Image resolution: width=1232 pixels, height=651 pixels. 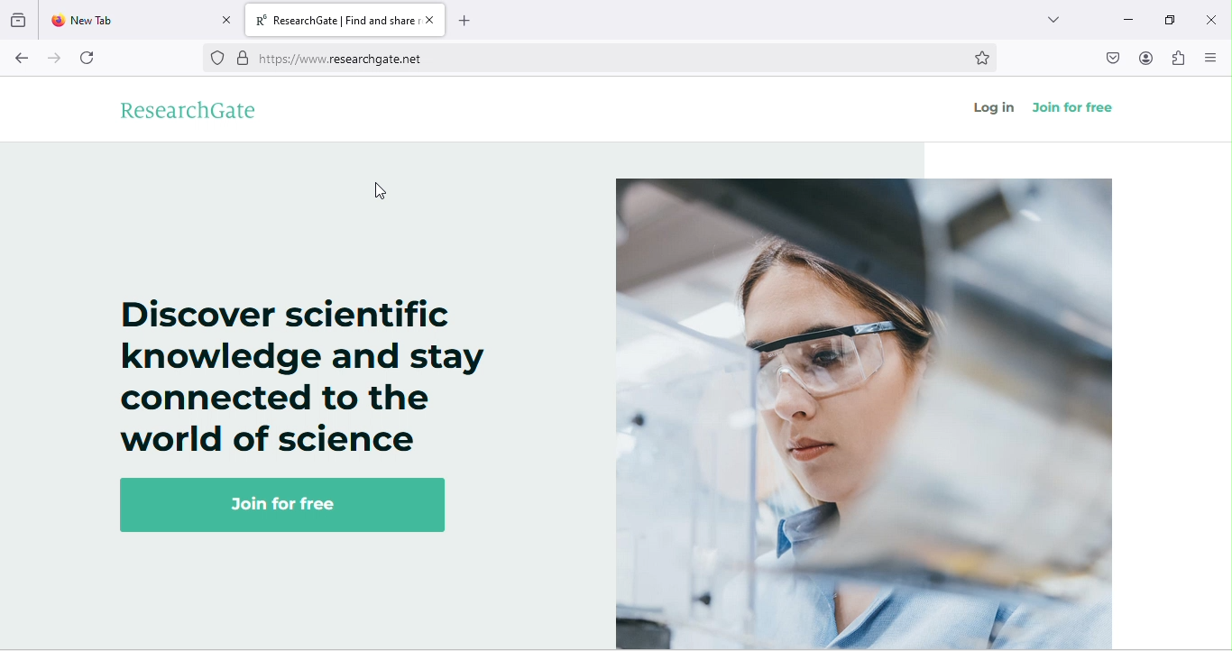 I want to click on close, so click(x=430, y=19).